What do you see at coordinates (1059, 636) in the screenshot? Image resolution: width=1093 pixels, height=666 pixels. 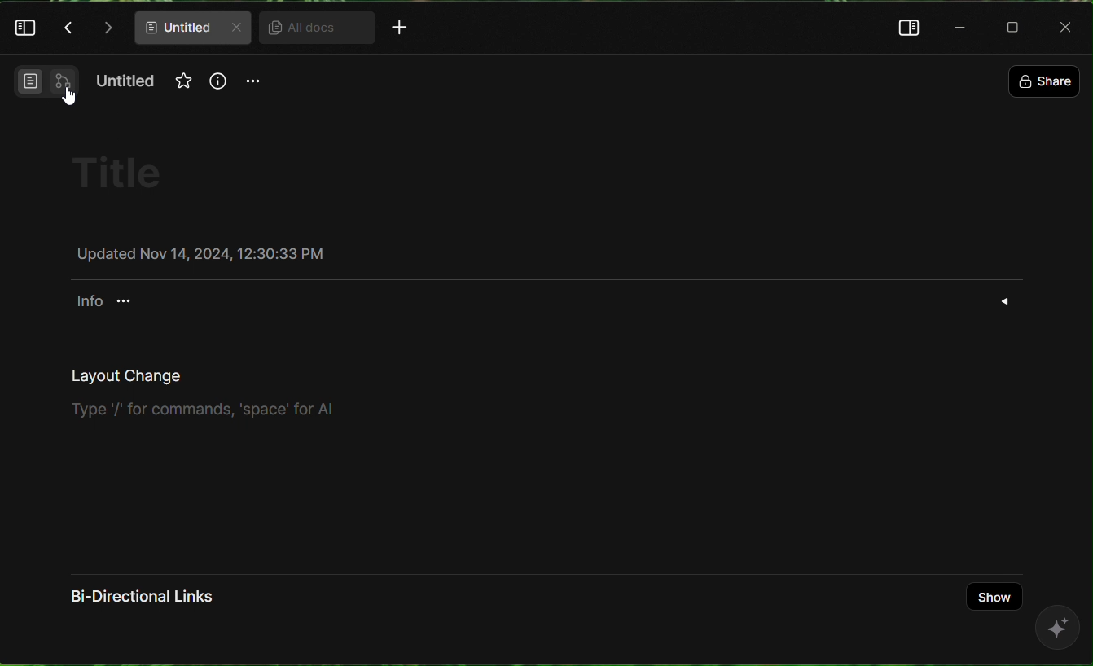 I see `AI` at bounding box center [1059, 636].